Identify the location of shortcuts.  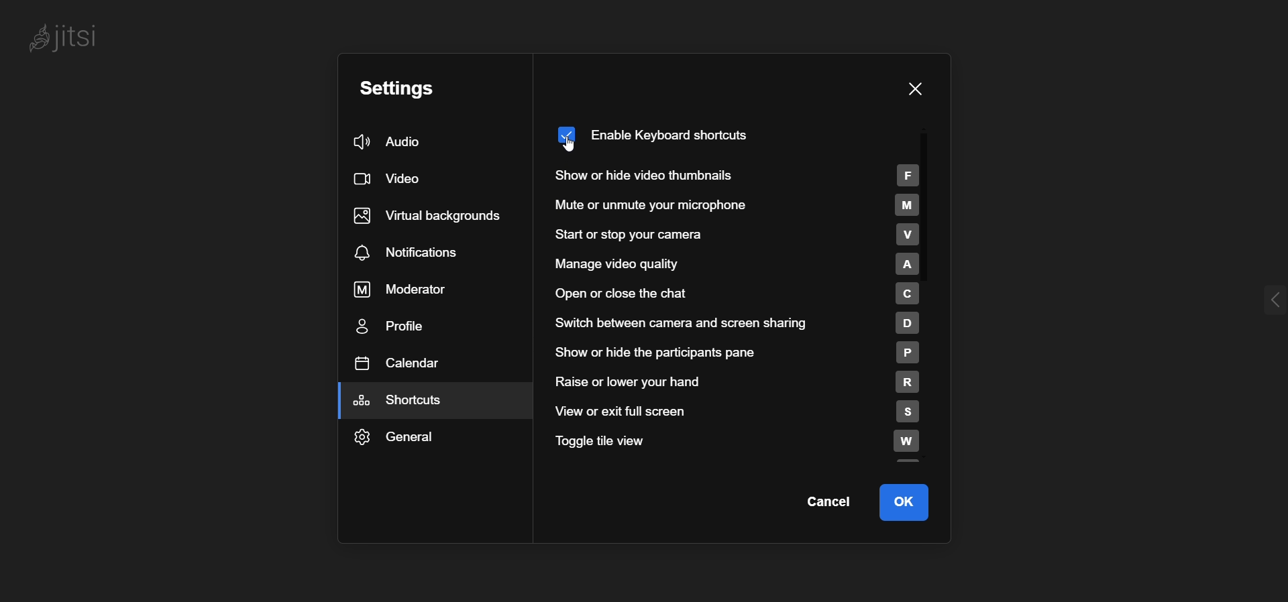
(411, 400).